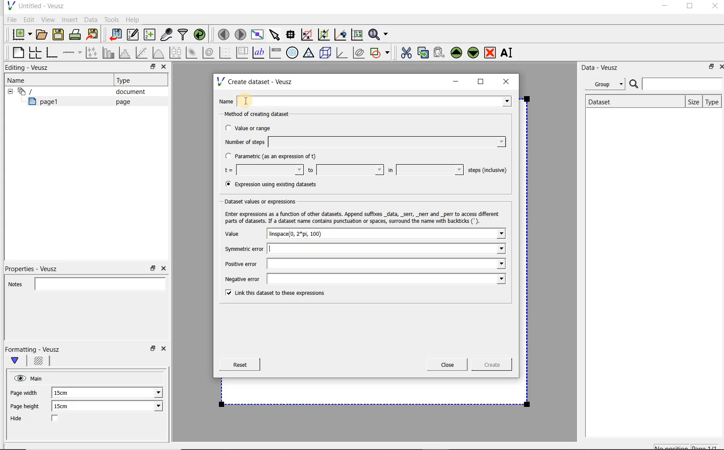  Describe the element at coordinates (263, 114) in the screenshot. I see `Method of creating dataset:` at that location.